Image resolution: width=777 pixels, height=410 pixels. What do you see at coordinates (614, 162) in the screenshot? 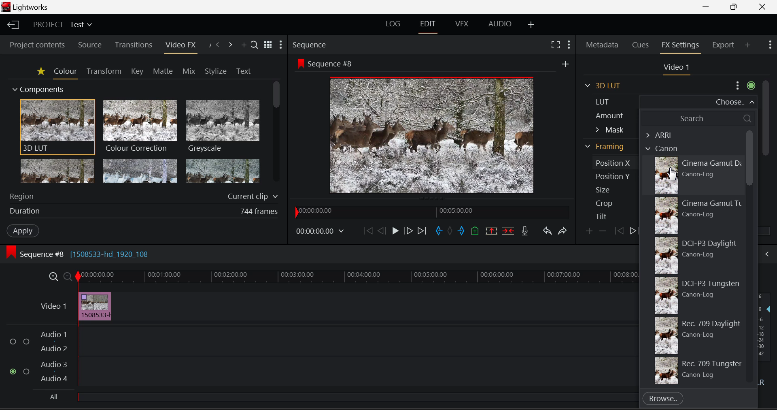
I see `Position X` at bounding box center [614, 162].